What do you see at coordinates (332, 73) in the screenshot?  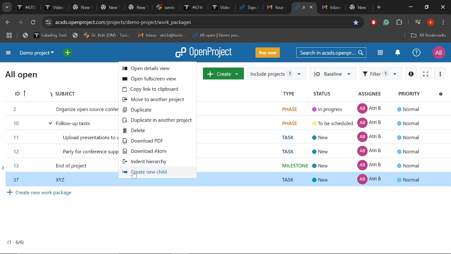 I see `Baseline` at bounding box center [332, 73].